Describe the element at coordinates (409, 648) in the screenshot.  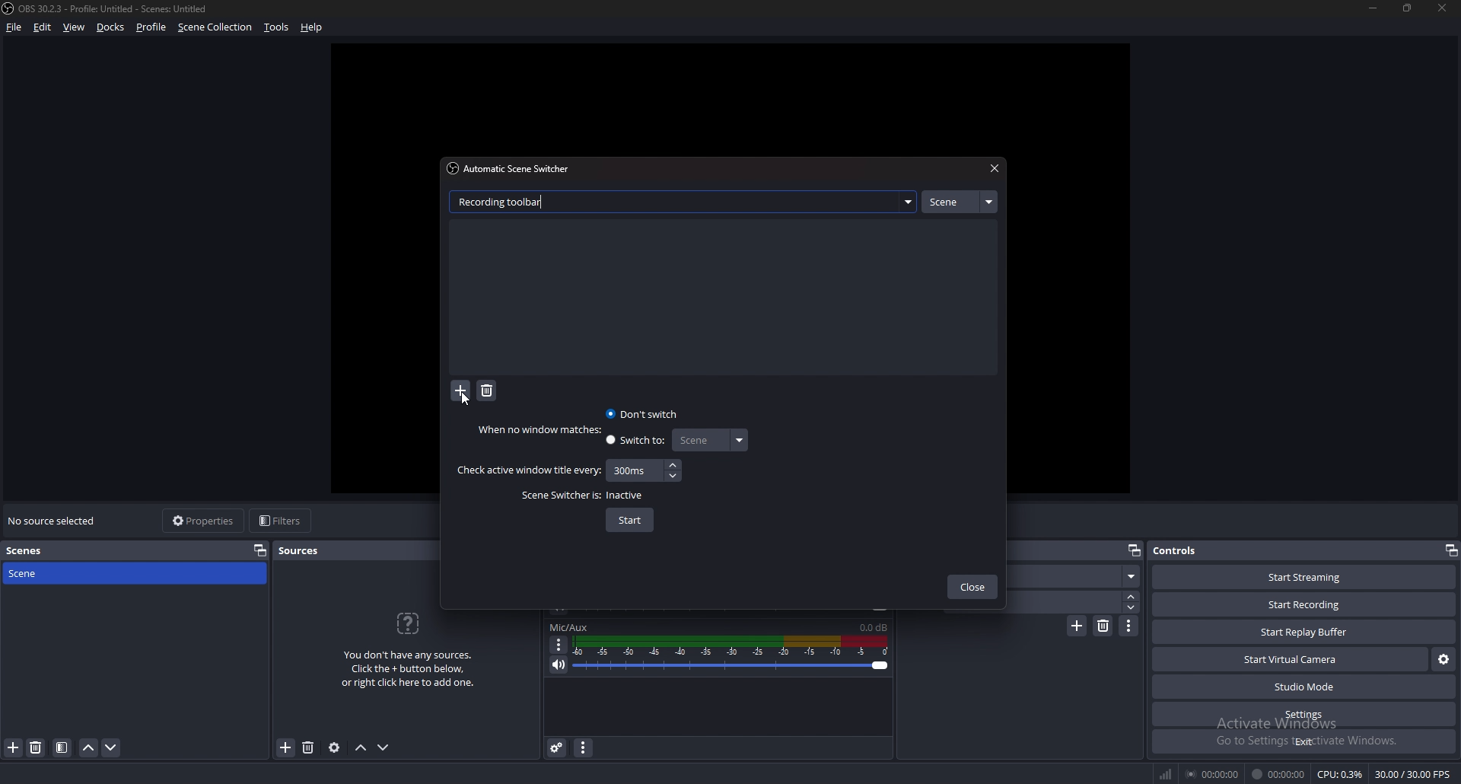
I see `info` at that location.